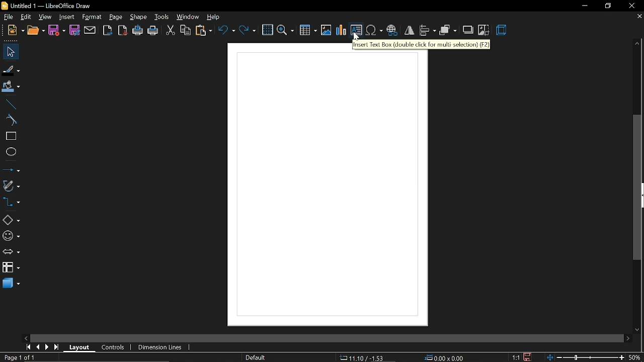 The height and width of the screenshot is (362, 644). Describe the element at coordinates (27, 348) in the screenshot. I see `go to first page` at that location.